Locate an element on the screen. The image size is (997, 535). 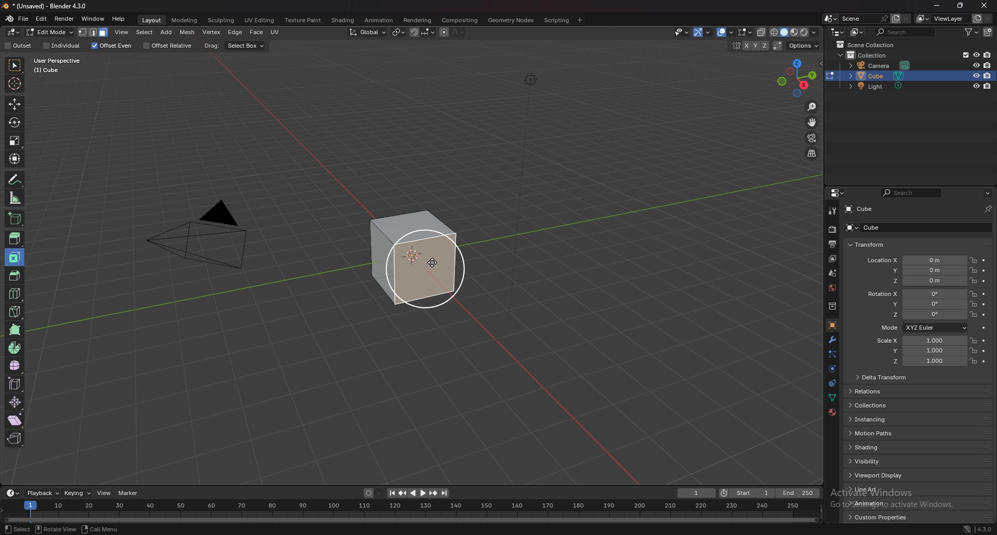
keying is located at coordinates (78, 493).